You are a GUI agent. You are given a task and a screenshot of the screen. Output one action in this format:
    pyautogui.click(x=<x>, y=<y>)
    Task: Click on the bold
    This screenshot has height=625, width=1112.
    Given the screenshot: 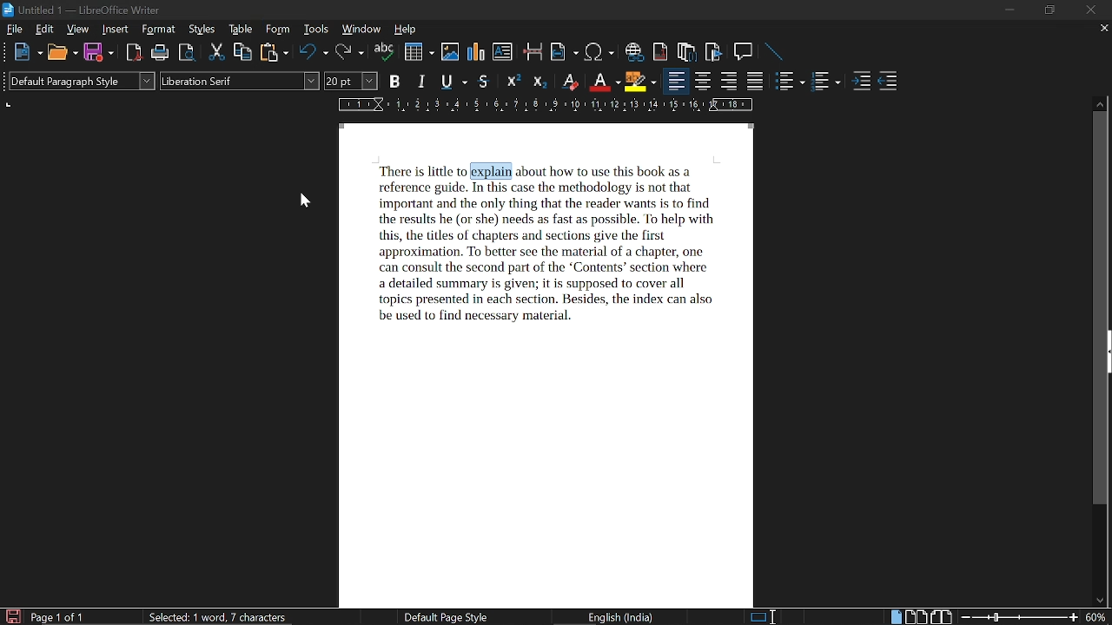 What is the action you would take?
    pyautogui.click(x=395, y=82)
    